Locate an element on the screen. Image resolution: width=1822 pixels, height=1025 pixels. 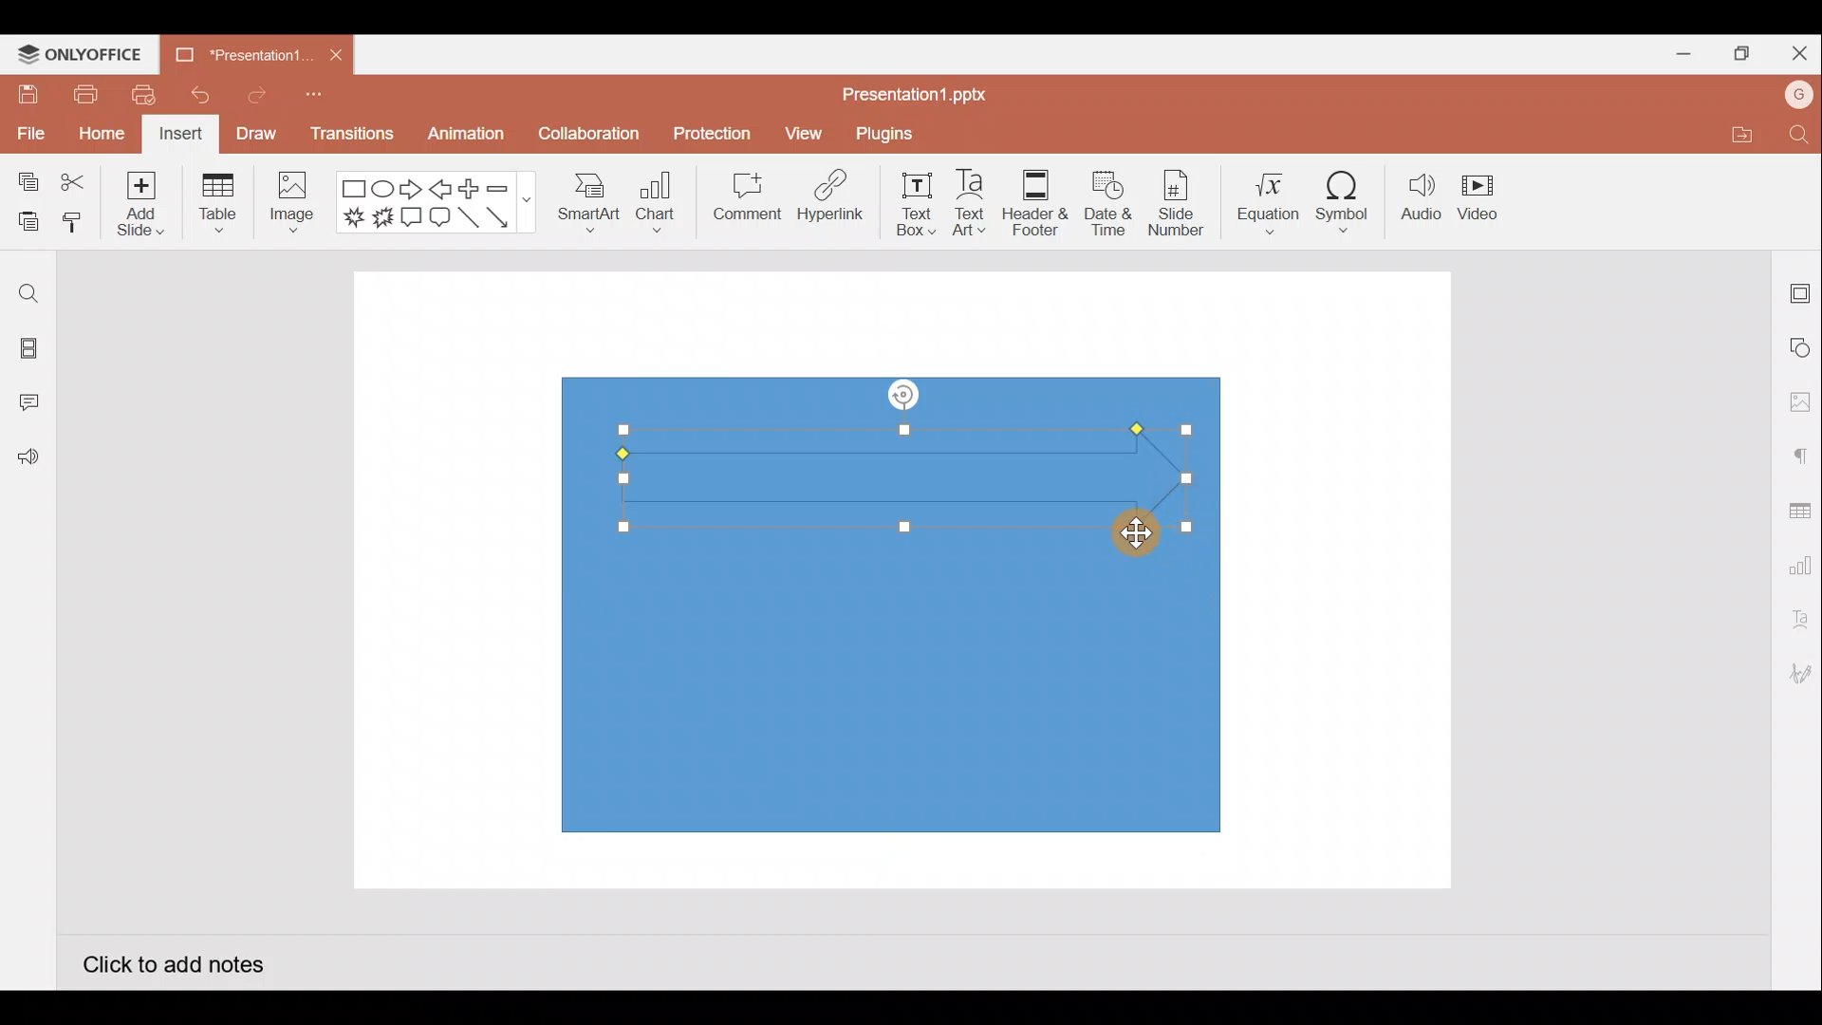
Undo is located at coordinates (193, 95).